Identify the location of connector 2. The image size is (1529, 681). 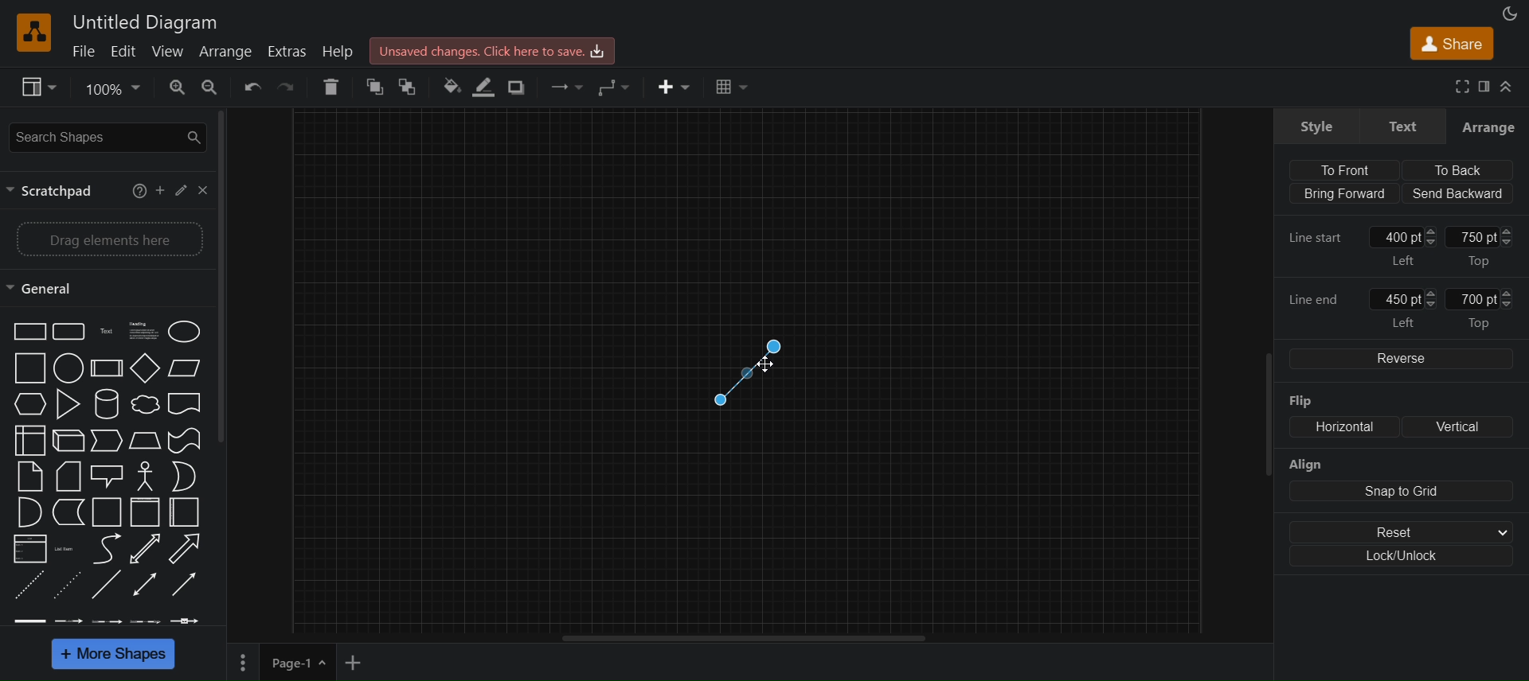
(70, 621).